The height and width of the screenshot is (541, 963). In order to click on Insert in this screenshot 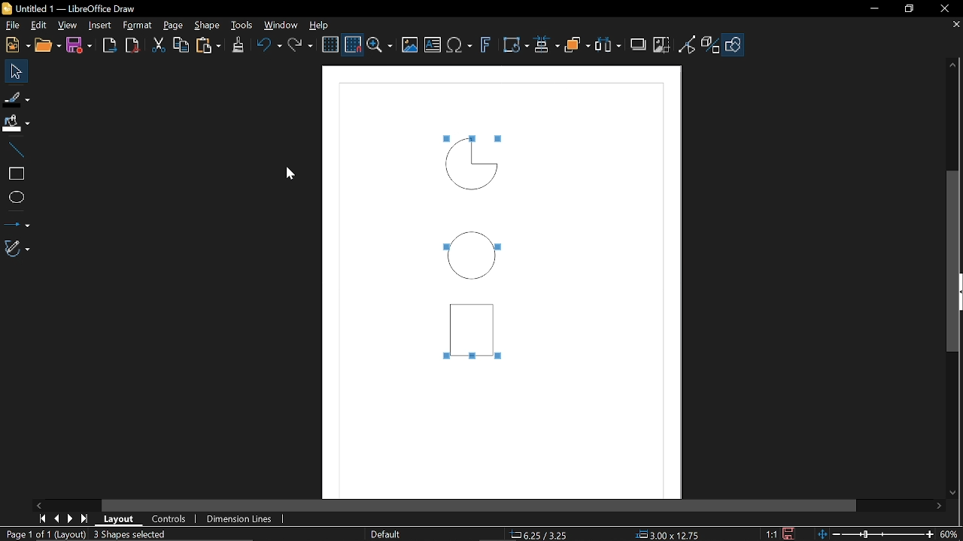, I will do `click(100, 24)`.